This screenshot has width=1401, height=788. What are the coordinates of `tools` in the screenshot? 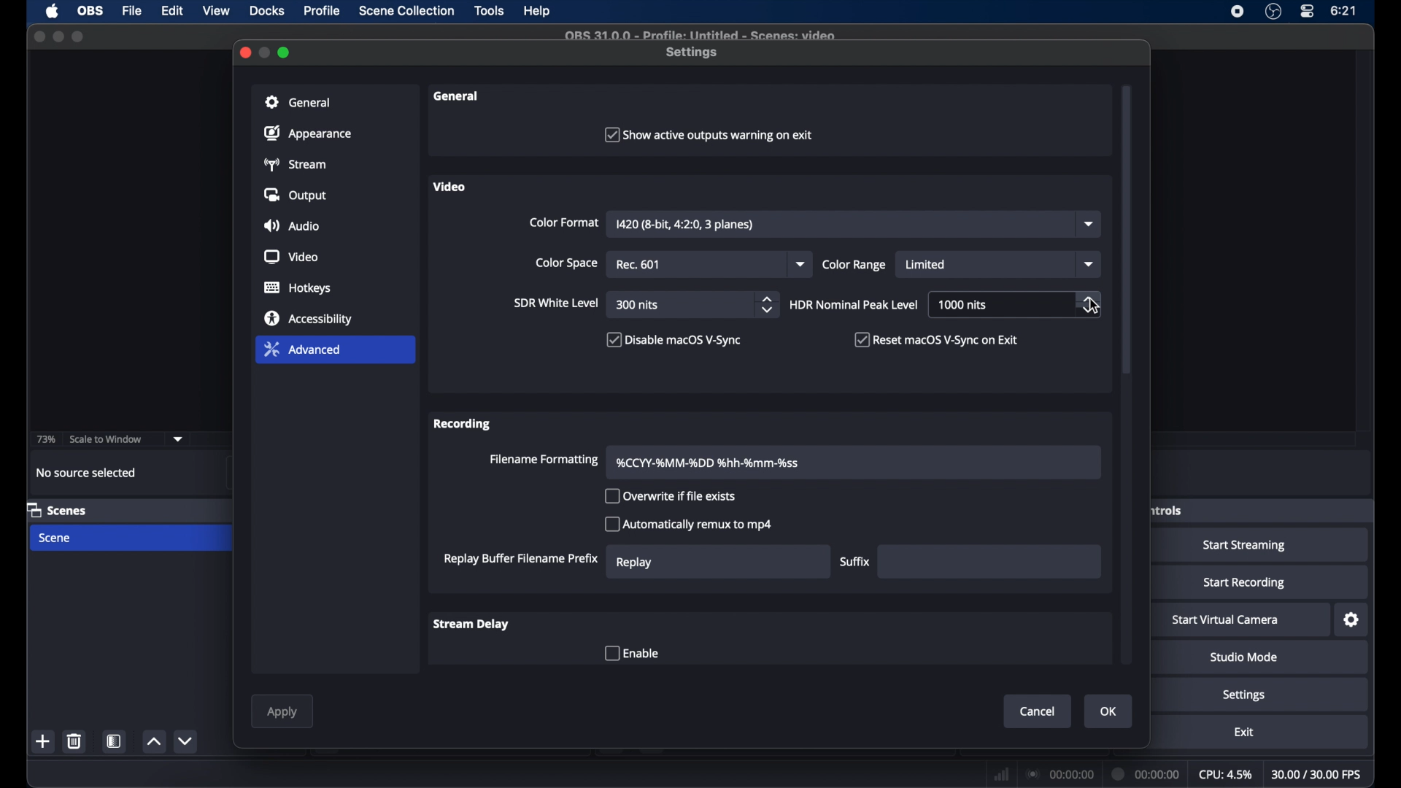 It's located at (490, 10).